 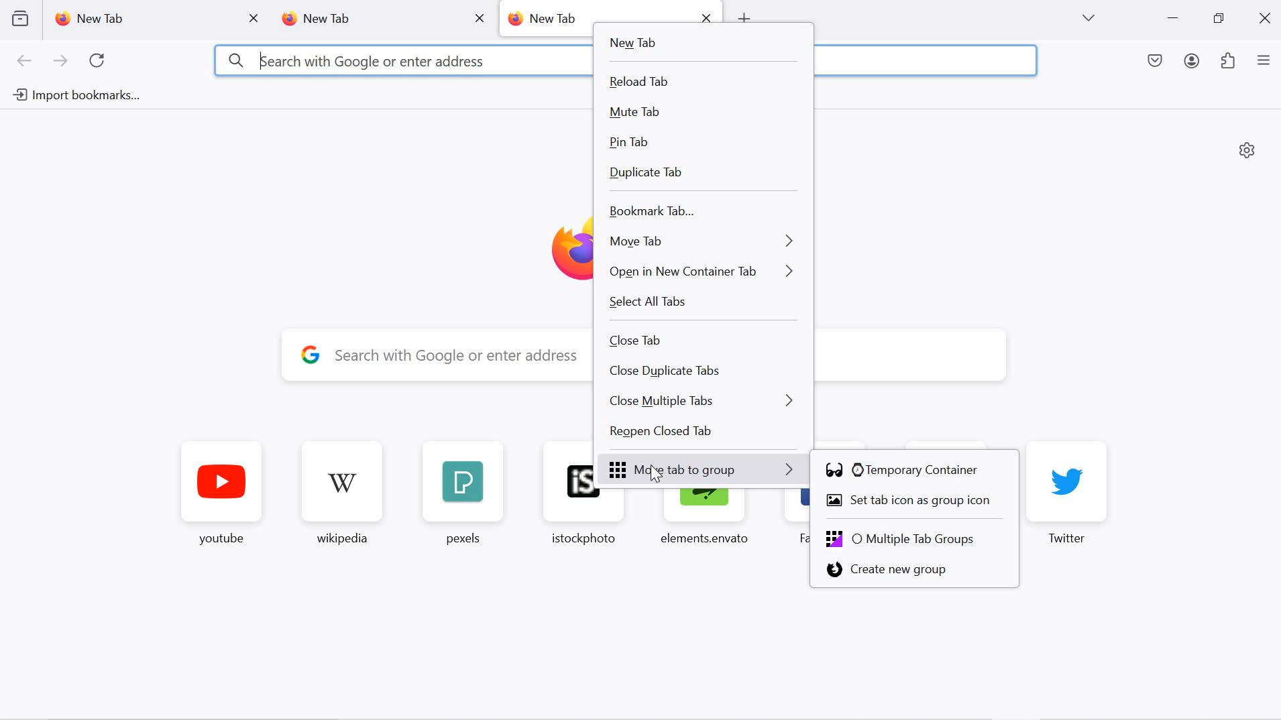 I want to click on wikipedia, so click(x=339, y=495).